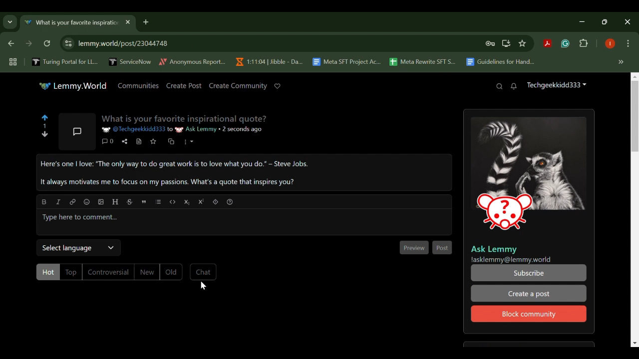  What do you see at coordinates (237, 86) in the screenshot?
I see `Create Community` at bounding box center [237, 86].